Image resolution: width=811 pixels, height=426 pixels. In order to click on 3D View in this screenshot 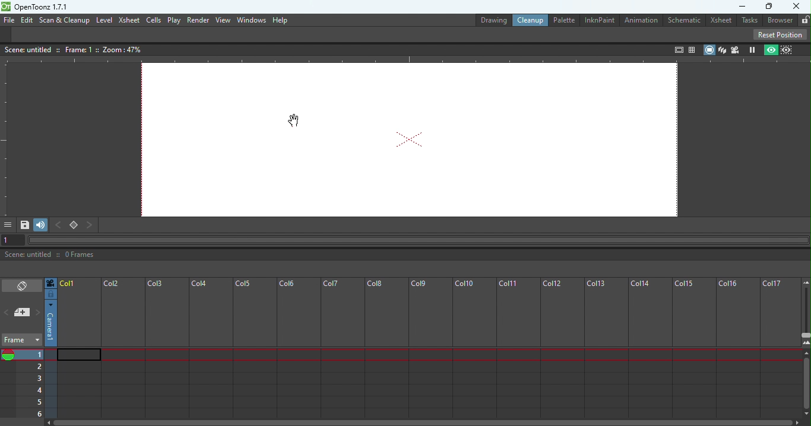, I will do `click(721, 49)`.